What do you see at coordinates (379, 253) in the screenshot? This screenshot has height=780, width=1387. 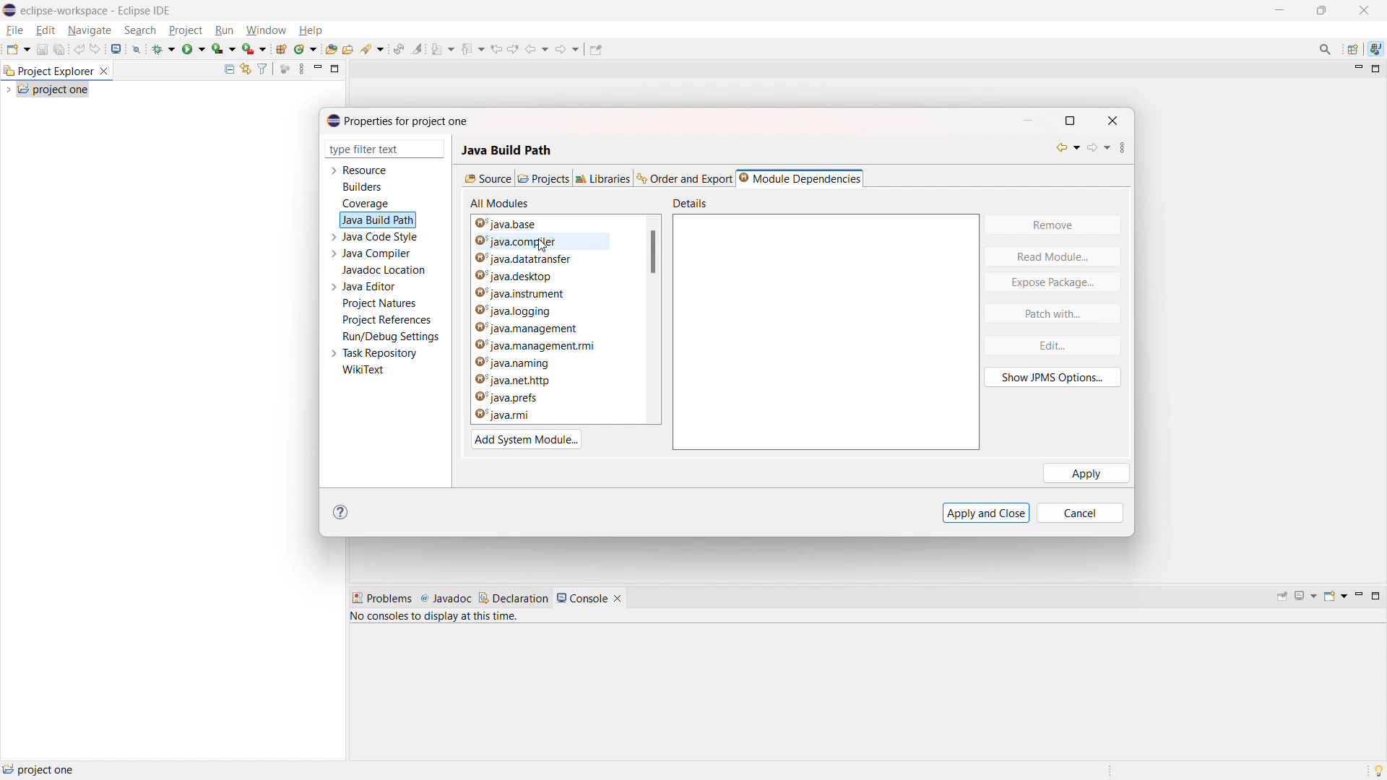 I see `java compiler` at bounding box center [379, 253].